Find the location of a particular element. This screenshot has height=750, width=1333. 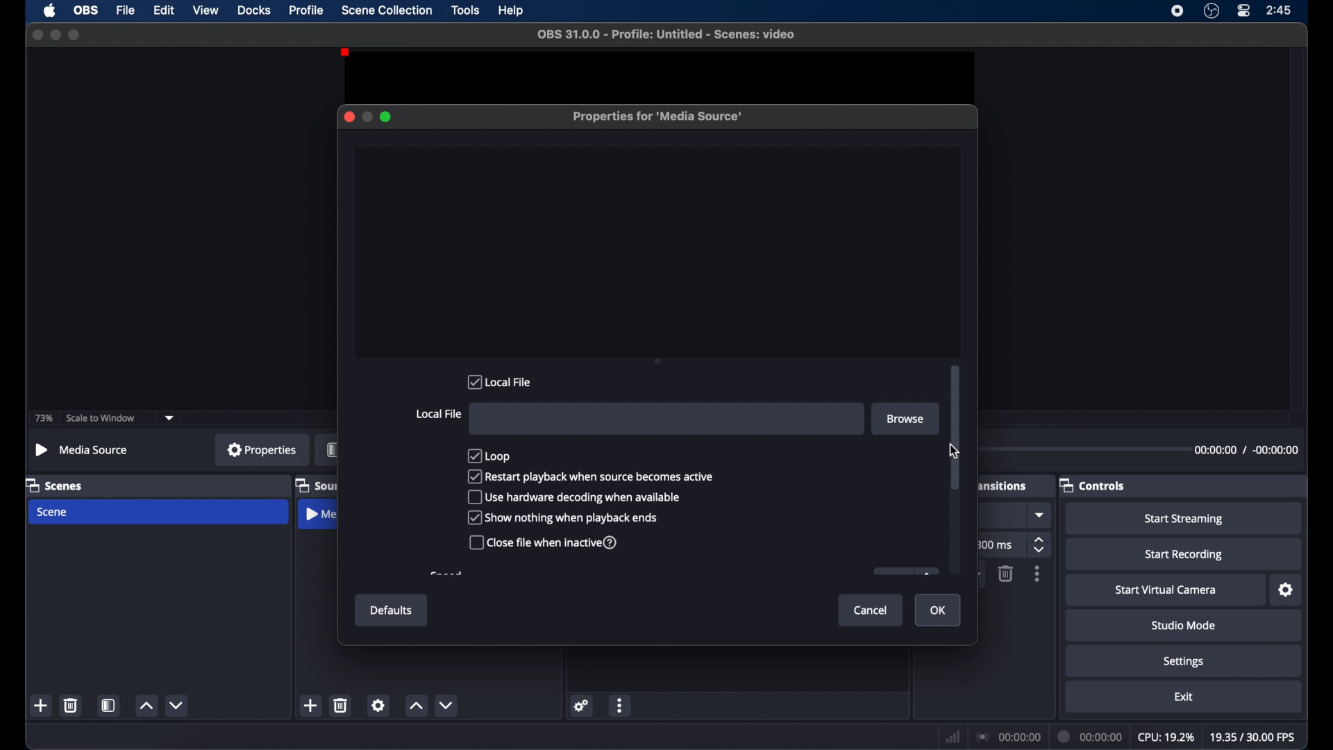

Cursor is located at coordinates (947, 451).